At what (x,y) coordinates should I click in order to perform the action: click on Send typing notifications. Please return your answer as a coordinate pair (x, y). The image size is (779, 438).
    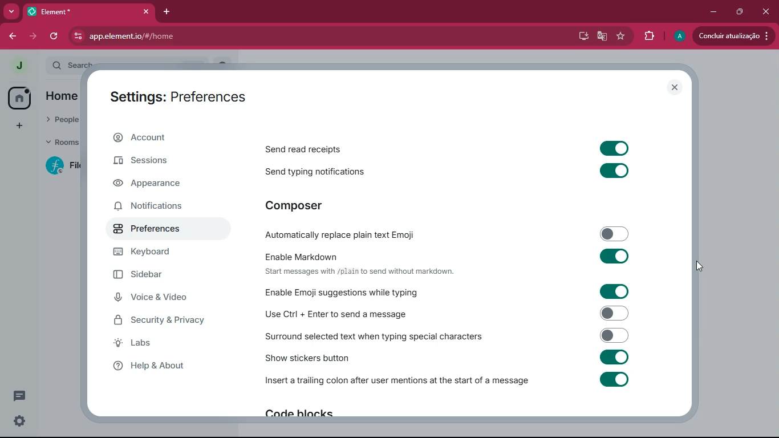
    Looking at the image, I should click on (453, 172).